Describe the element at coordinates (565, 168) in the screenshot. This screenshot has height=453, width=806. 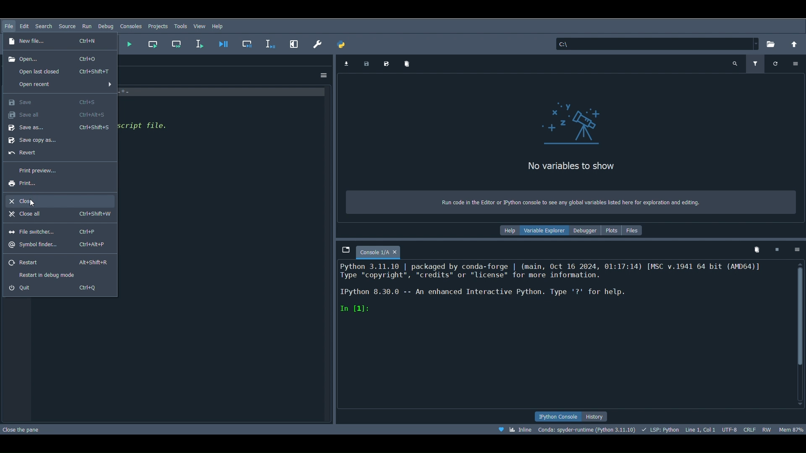
I see `No variables to show` at that location.